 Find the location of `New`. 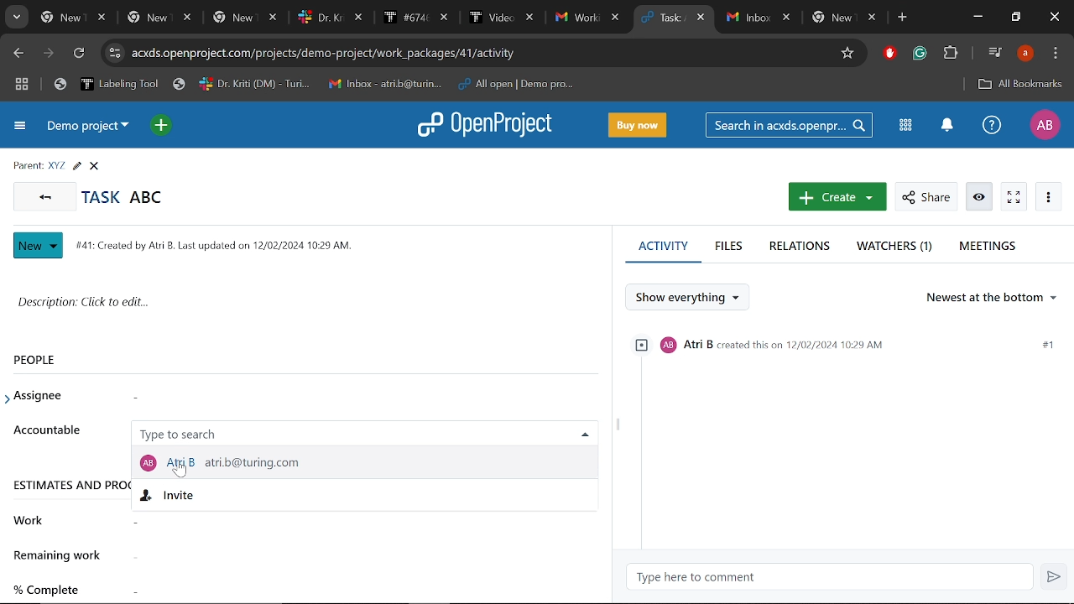

New is located at coordinates (39, 247).